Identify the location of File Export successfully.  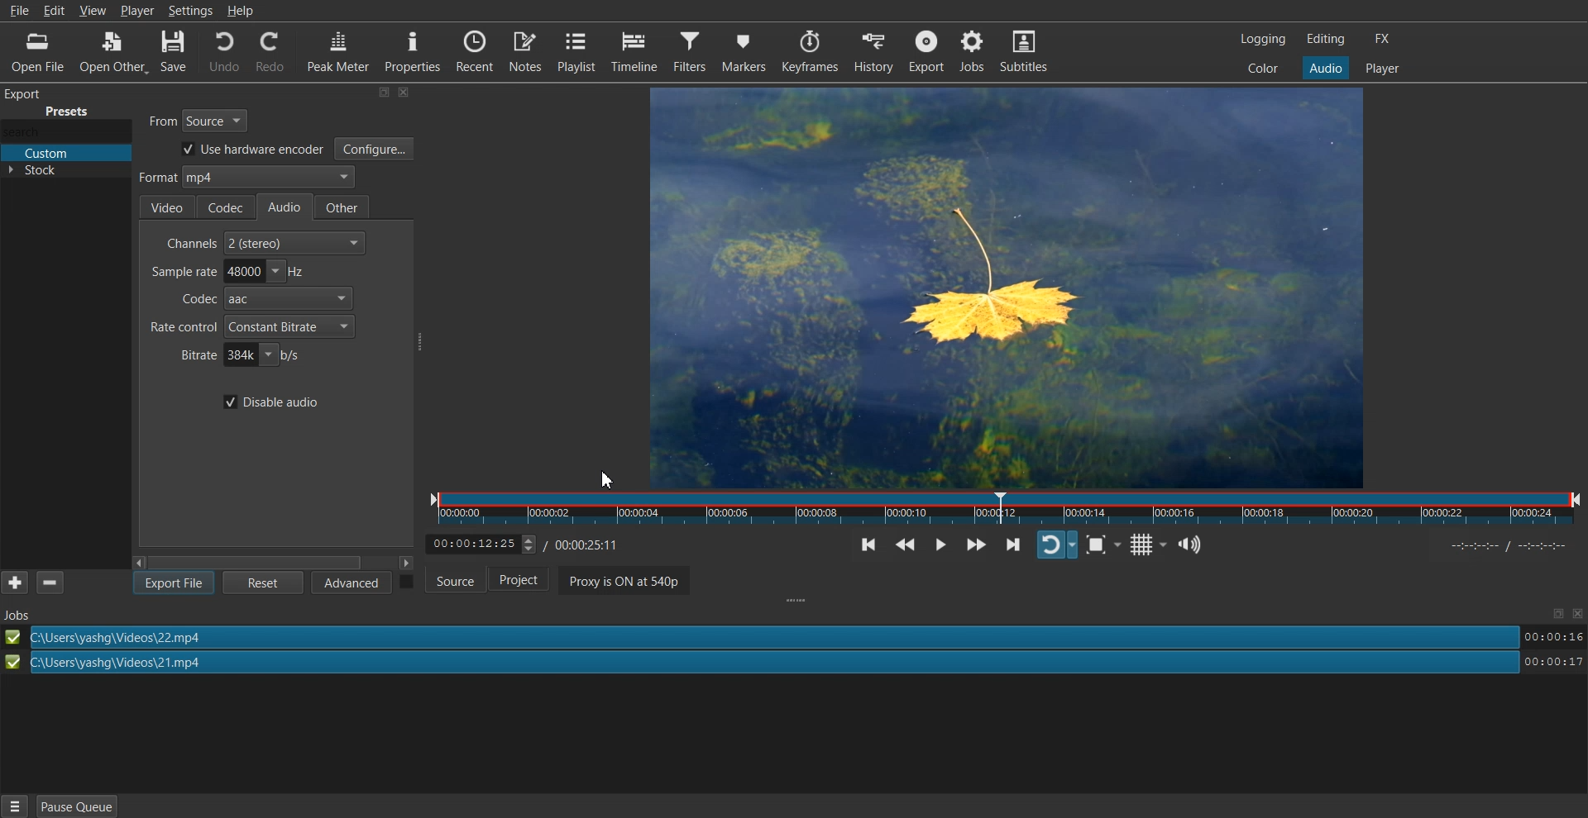
(794, 650).